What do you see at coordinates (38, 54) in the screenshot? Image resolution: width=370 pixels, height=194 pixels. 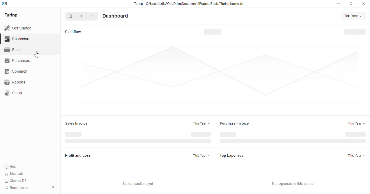 I see `cursor` at bounding box center [38, 54].